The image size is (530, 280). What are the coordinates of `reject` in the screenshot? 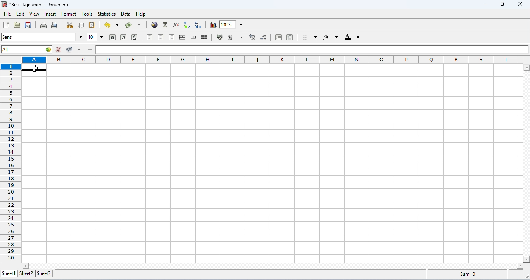 It's located at (59, 50).